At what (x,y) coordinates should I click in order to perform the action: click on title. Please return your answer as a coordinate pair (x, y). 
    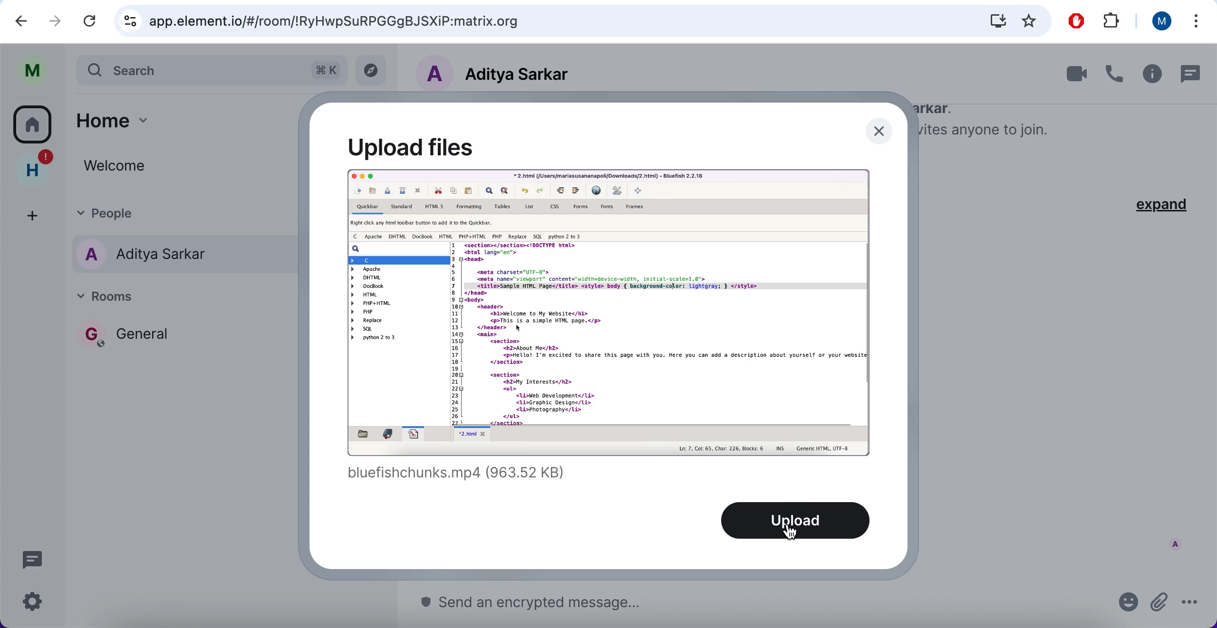
    Looking at the image, I should click on (461, 474).